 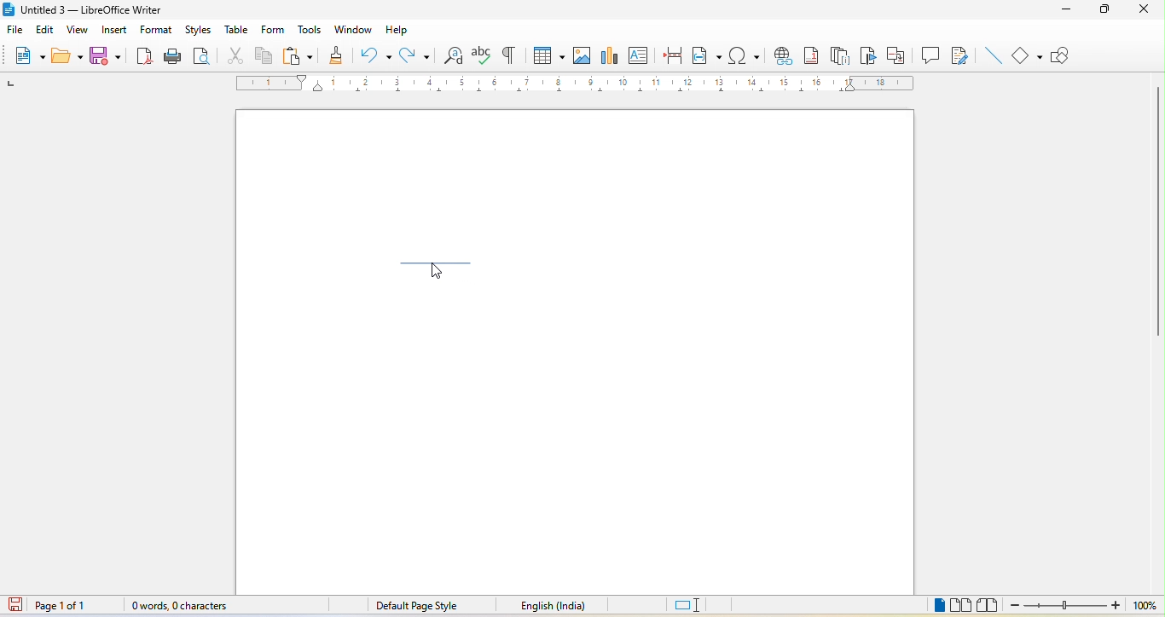 What do you see at coordinates (580, 54) in the screenshot?
I see `image` at bounding box center [580, 54].